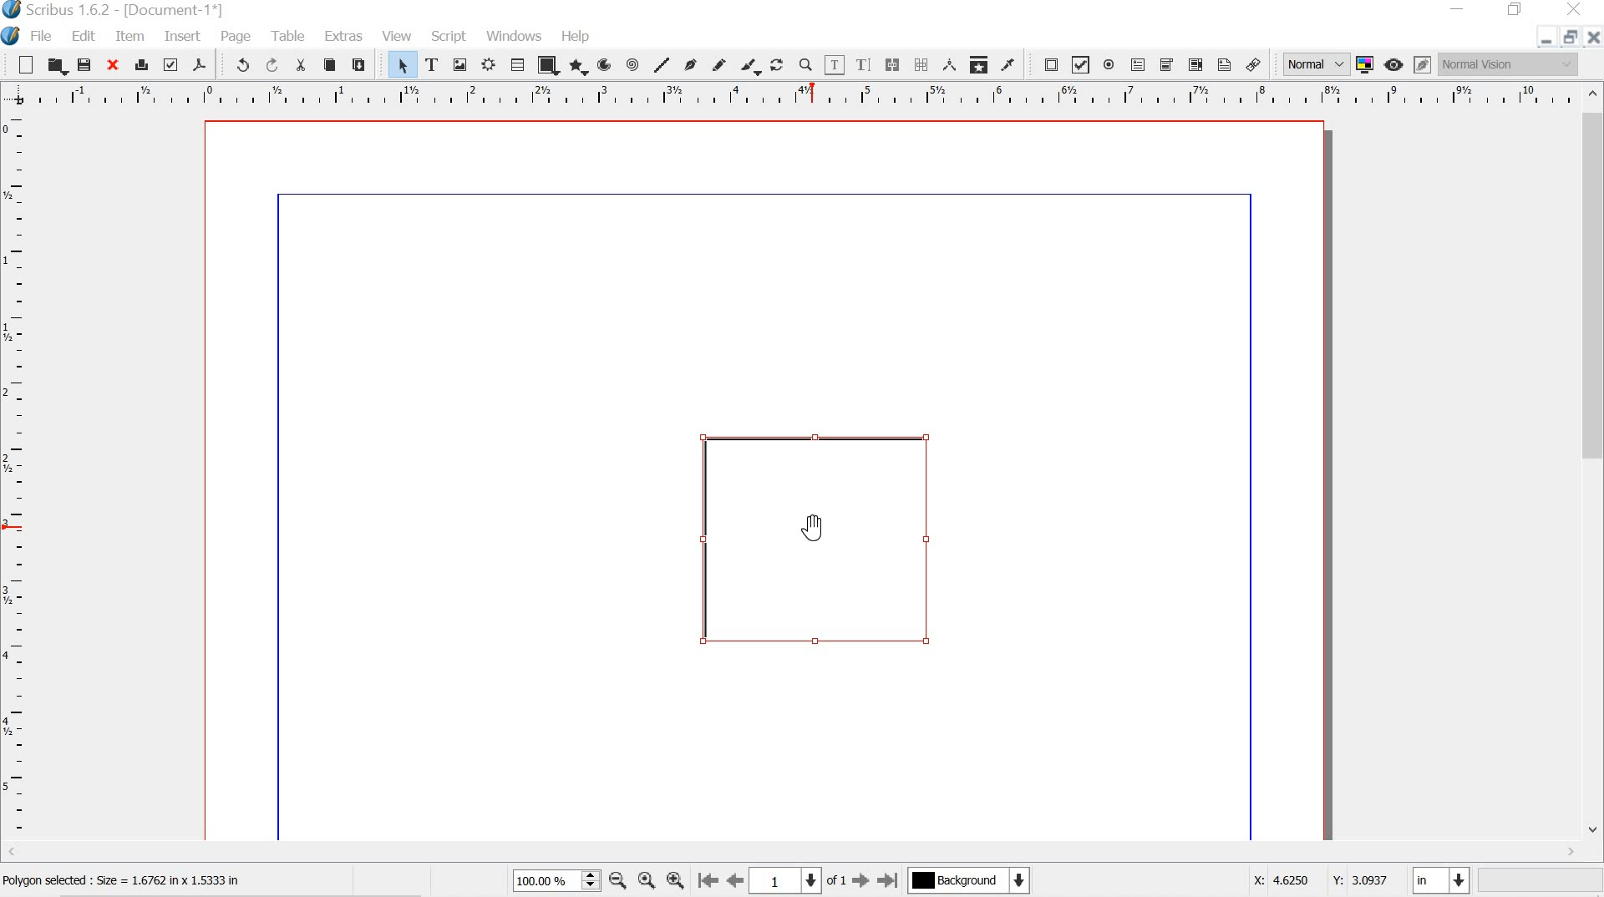  I want to click on RESTORE DOWN, so click(1568, 39).